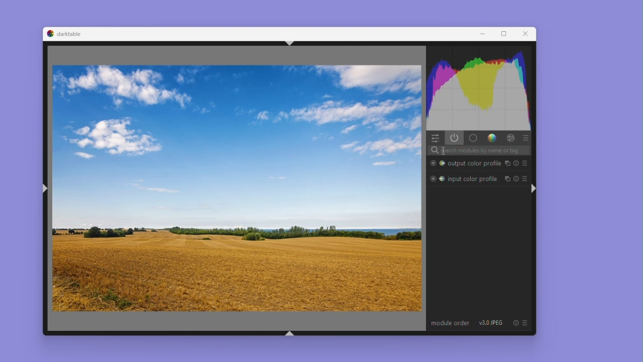 This screenshot has height=362, width=643. Describe the element at coordinates (489, 324) in the screenshot. I see `v 3.0 JPEG` at that location.